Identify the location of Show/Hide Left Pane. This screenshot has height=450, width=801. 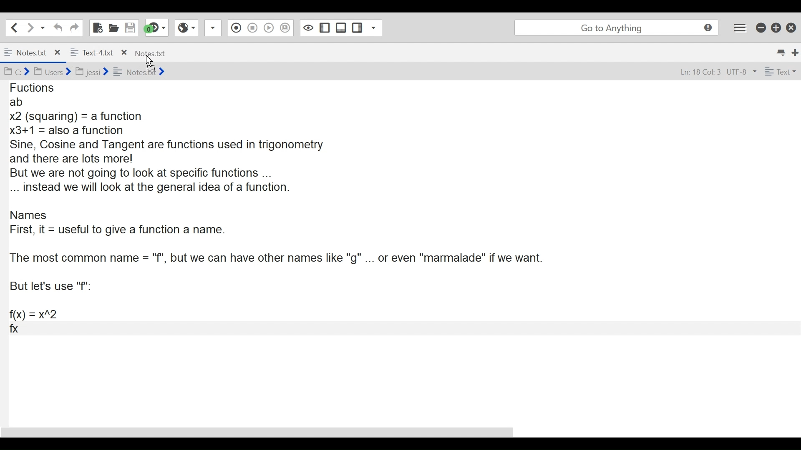
(324, 27).